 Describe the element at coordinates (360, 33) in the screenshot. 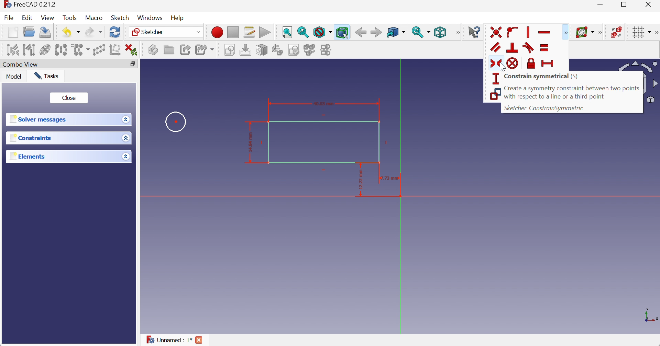

I see `Back` at that location.